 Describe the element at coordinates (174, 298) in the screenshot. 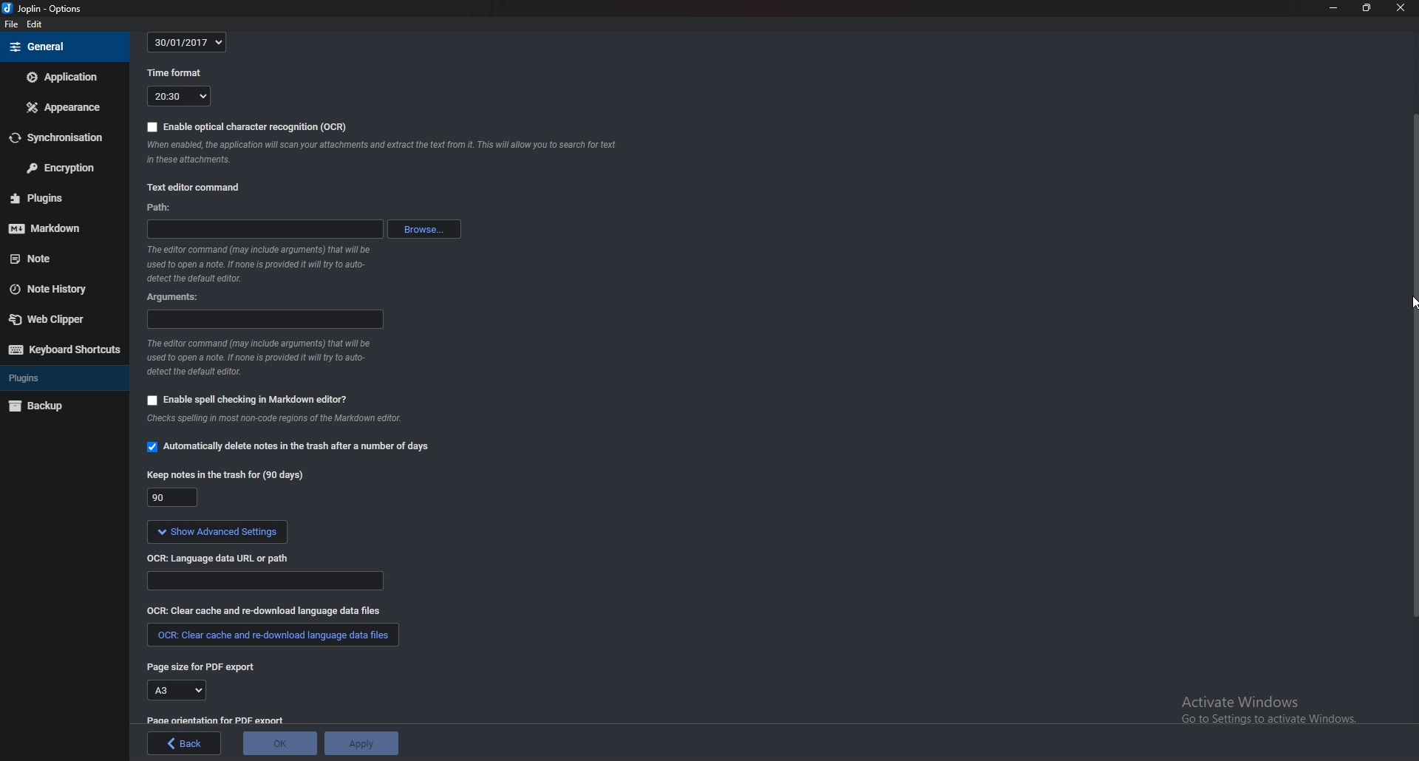

I see `Arguments` at that location.